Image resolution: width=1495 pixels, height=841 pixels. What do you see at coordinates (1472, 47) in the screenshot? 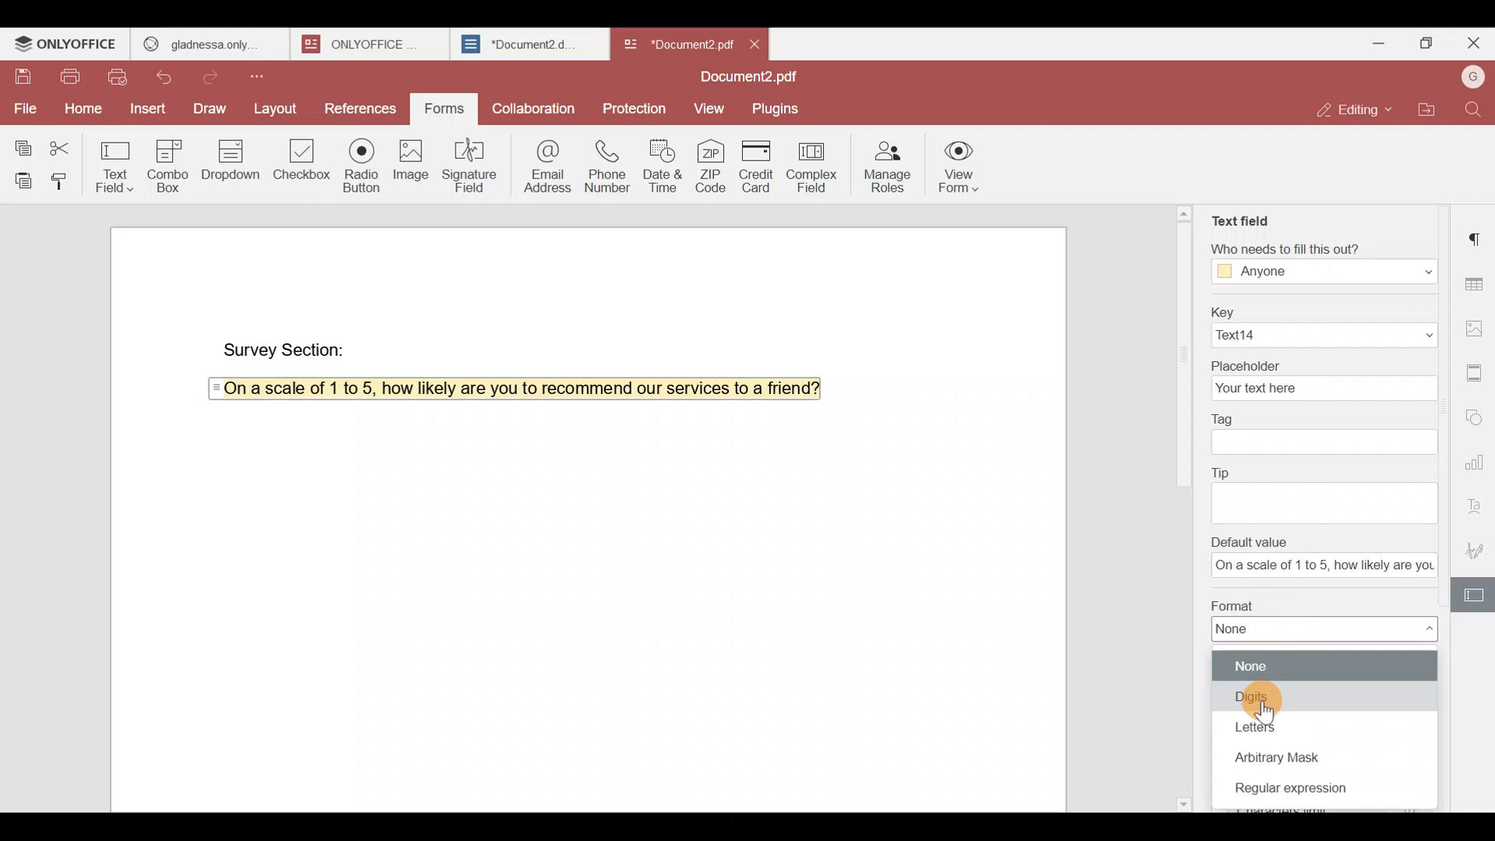
I see `Close` at bounding box center [1472, 47].